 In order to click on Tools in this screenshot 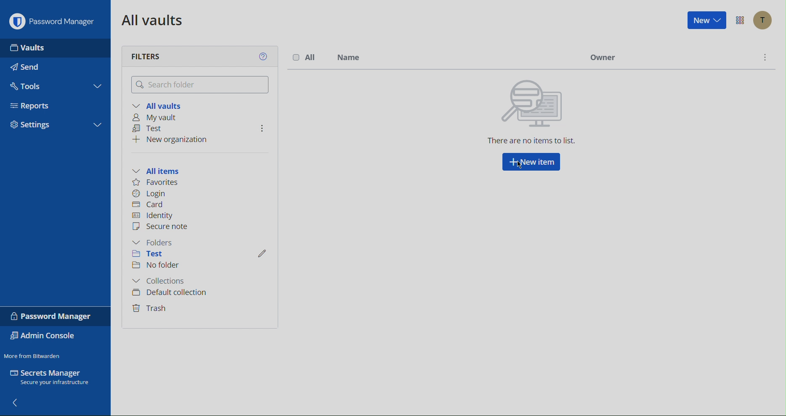, I will do `click(31, 86)`.